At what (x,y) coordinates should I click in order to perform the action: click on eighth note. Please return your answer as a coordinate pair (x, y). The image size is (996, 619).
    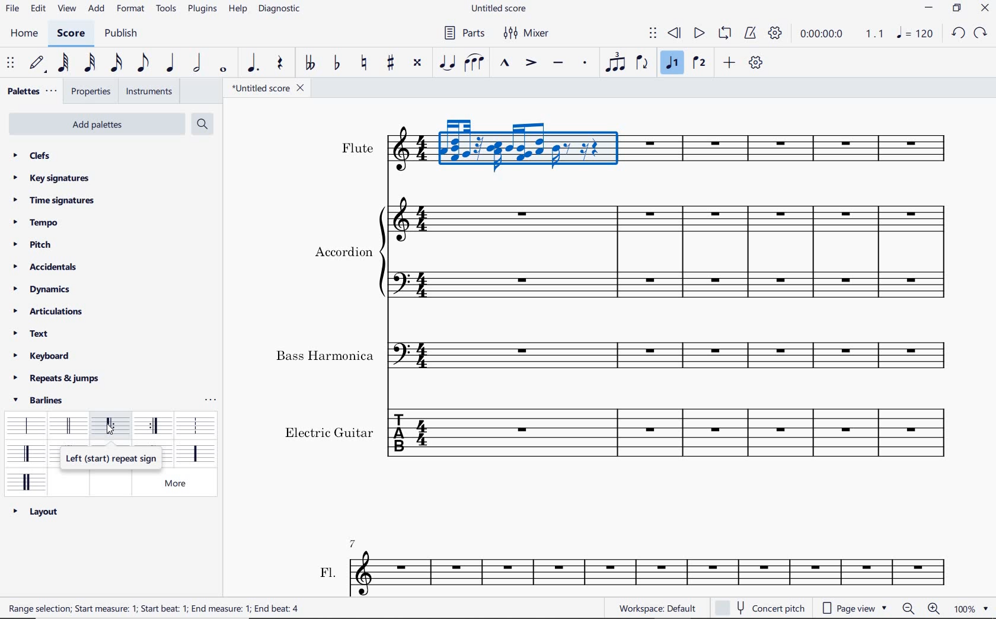
    Looking at the image, I should click on (142, 63).